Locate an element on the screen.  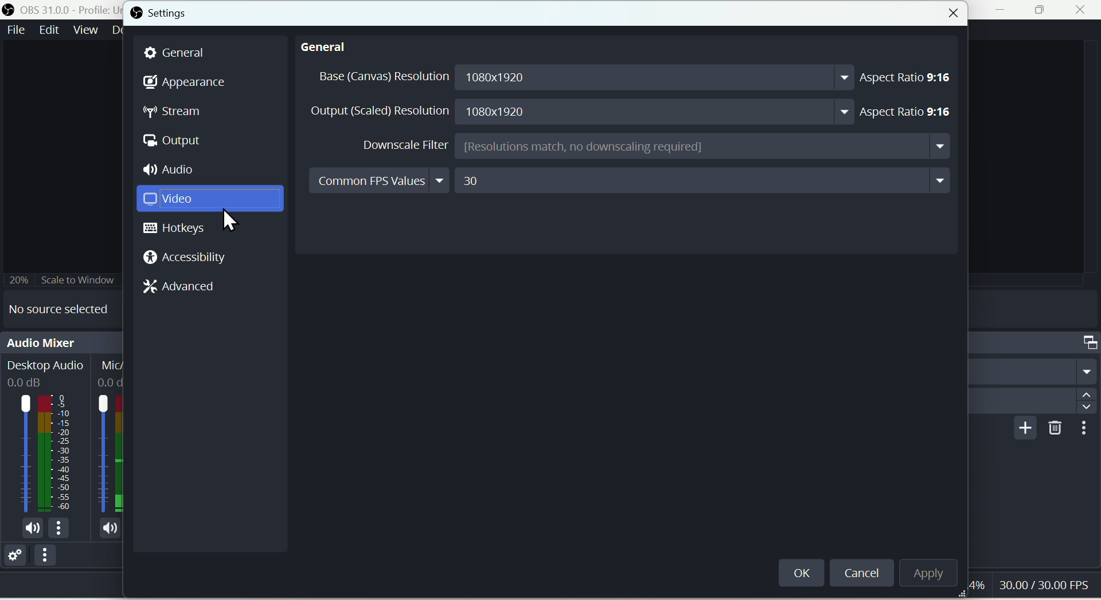
Settings is located at coordinates (162, 13).